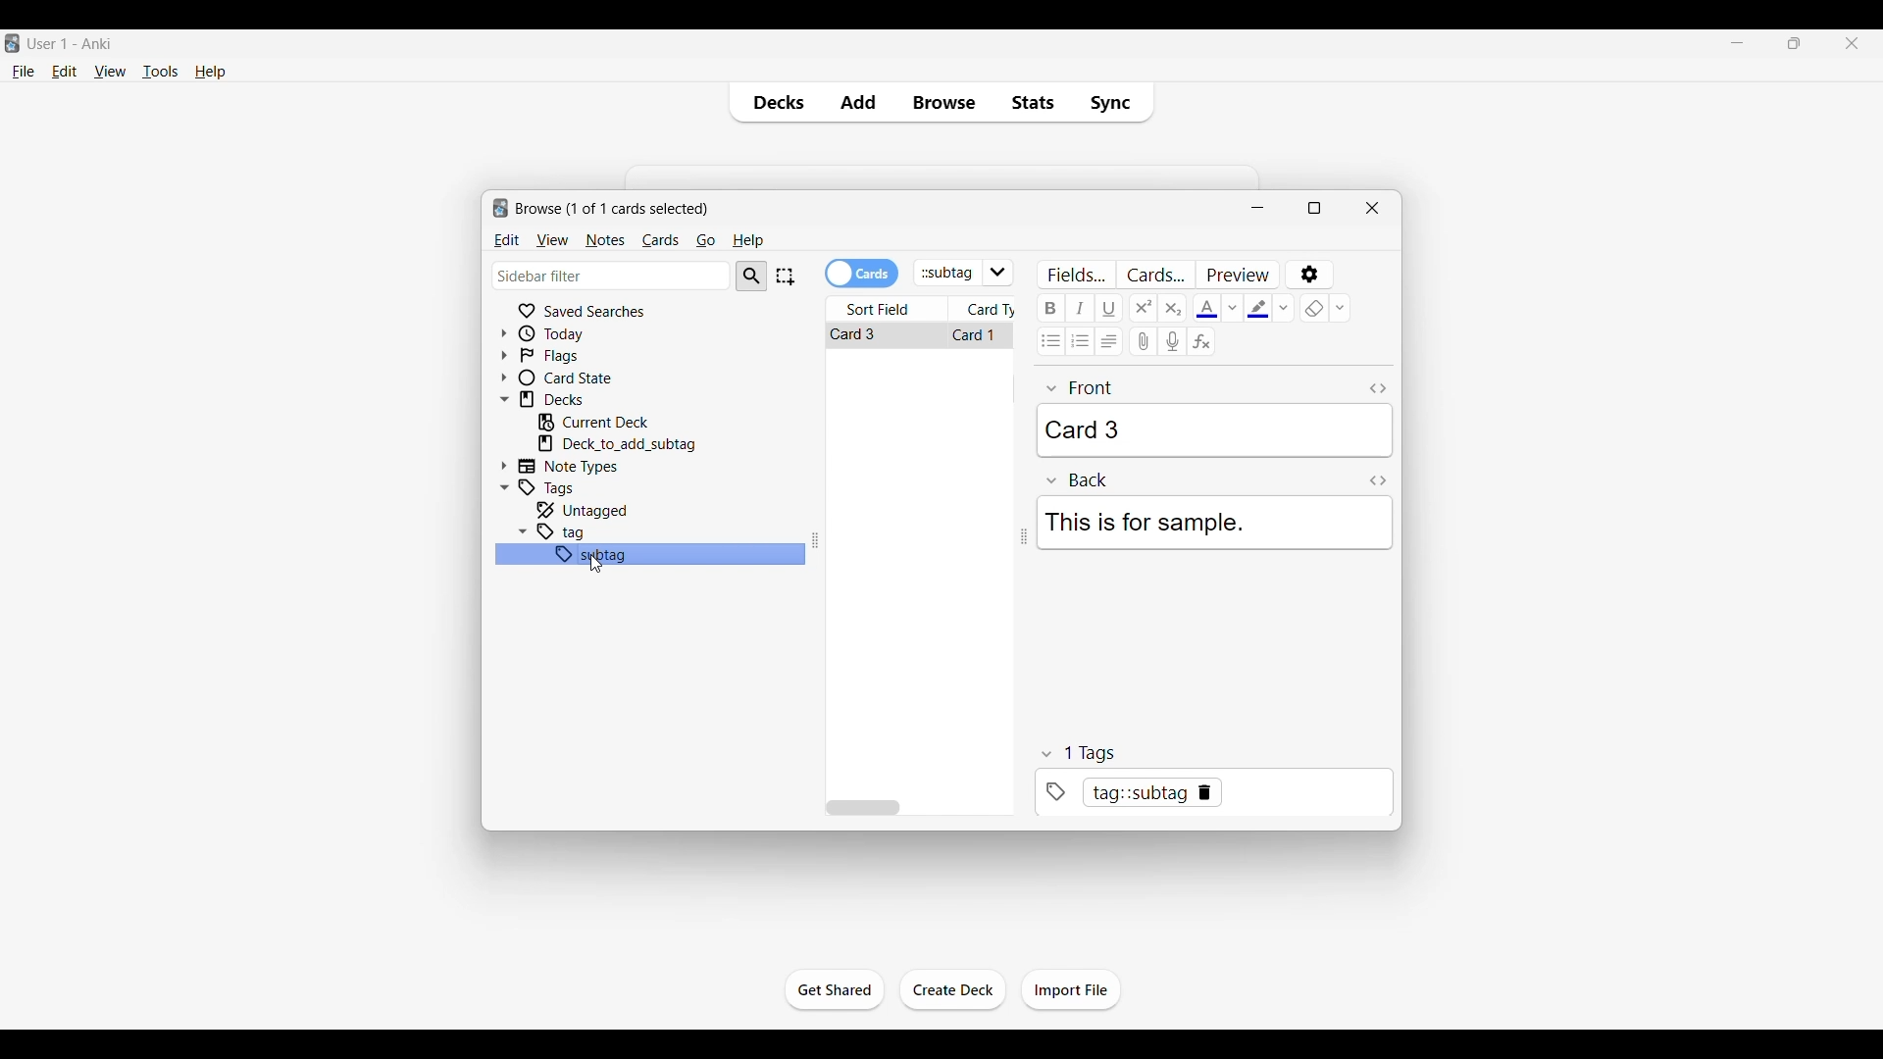  Describe the element at coordinates (503, 333) in the screenshot. I see `Click to expand Today` at that location.